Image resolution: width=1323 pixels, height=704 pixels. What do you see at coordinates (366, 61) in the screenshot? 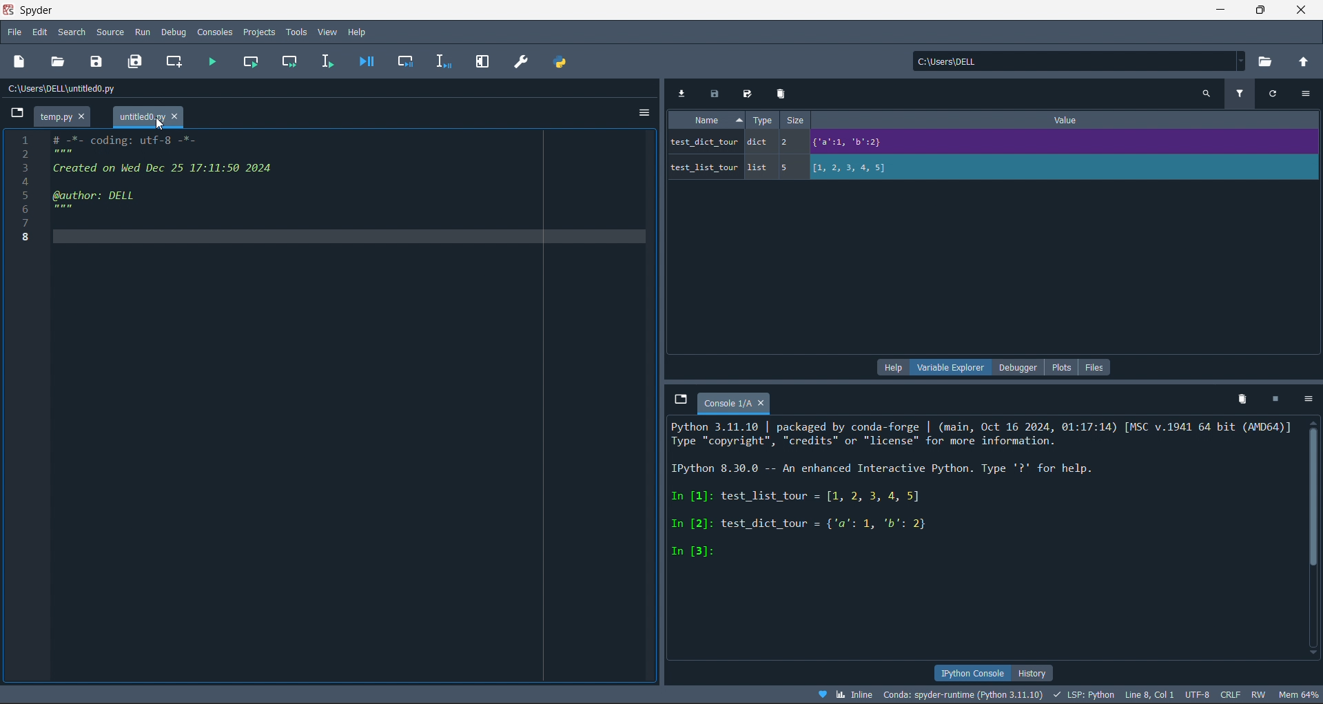
I see `debug file` at bounding box center [366, 61].